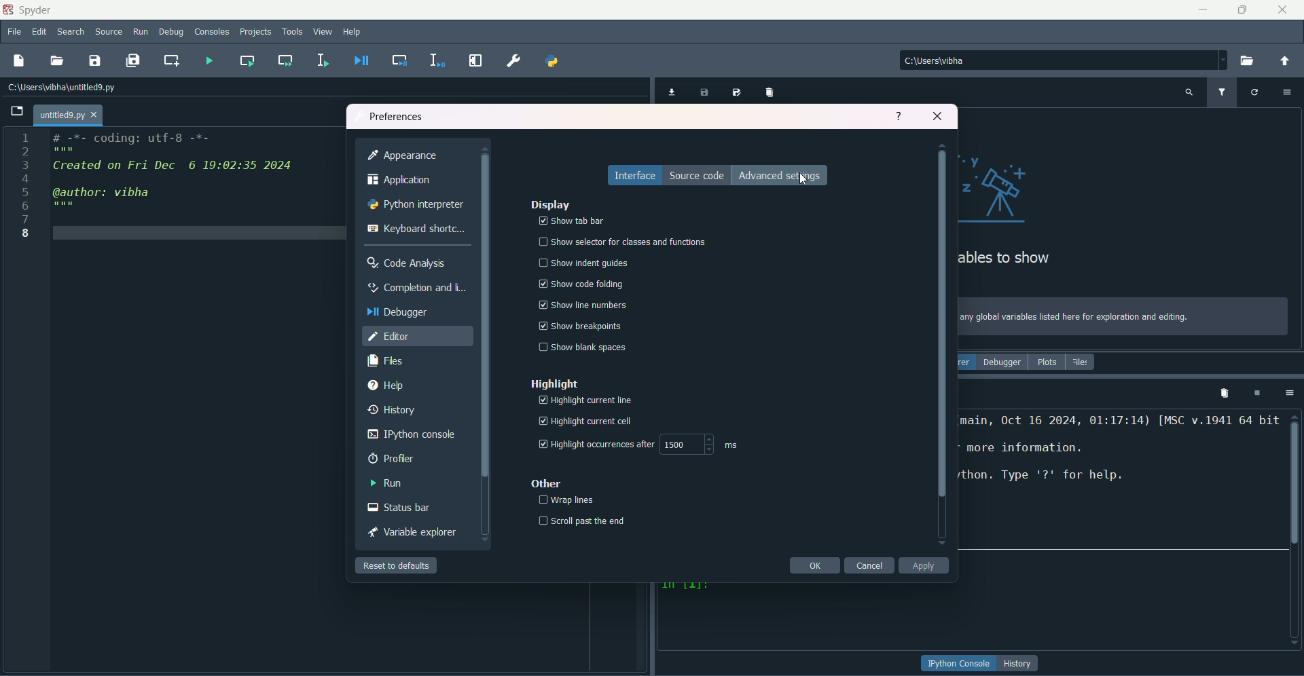  What do you see at coordinates (58, 61) in the screenshot?
I see `open file` at bounding box center [58, 61].